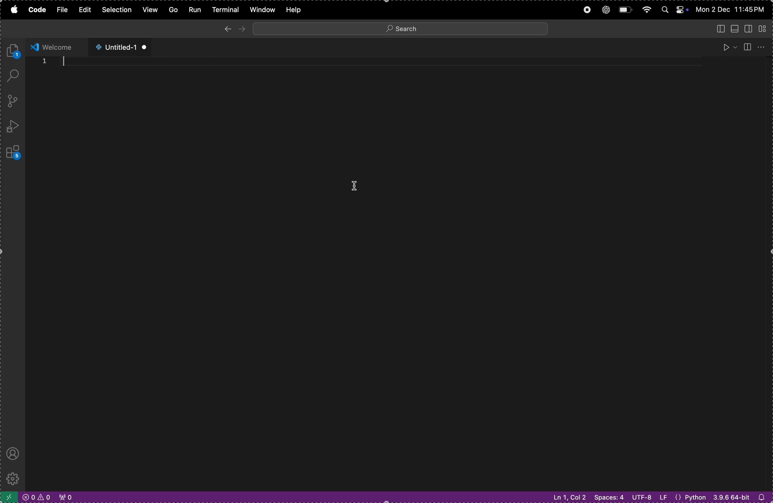 This screenshot has width=773, height=503. Describe the element at coordinates (12, 151) in the screenshot. I see `extinsions` at that location.